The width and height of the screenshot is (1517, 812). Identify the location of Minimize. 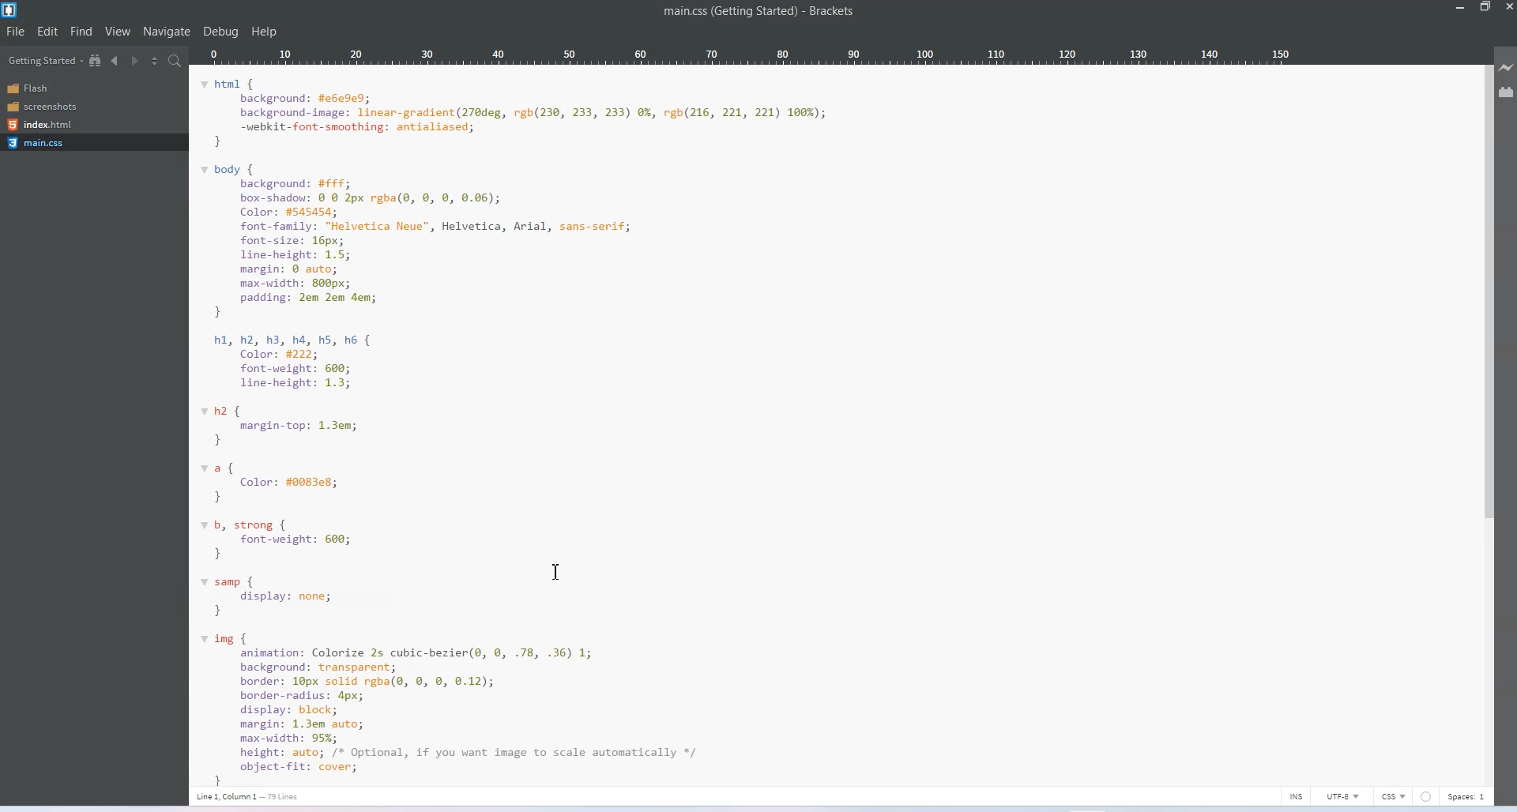
(1461, 7).